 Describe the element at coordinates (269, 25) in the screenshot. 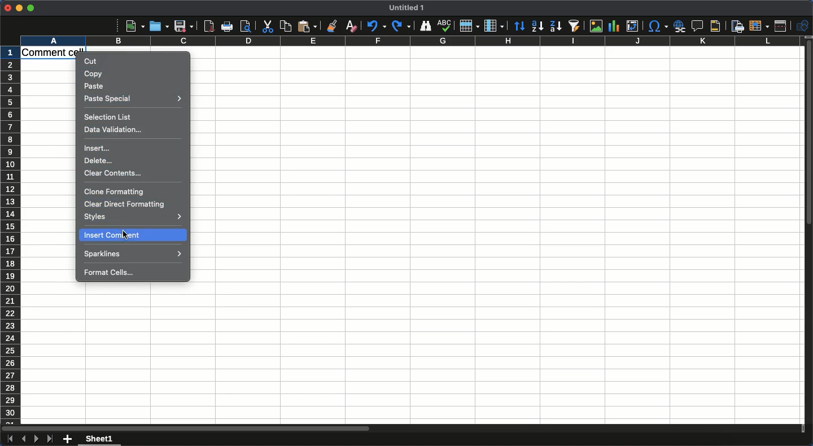

I see `Cut` at that location.